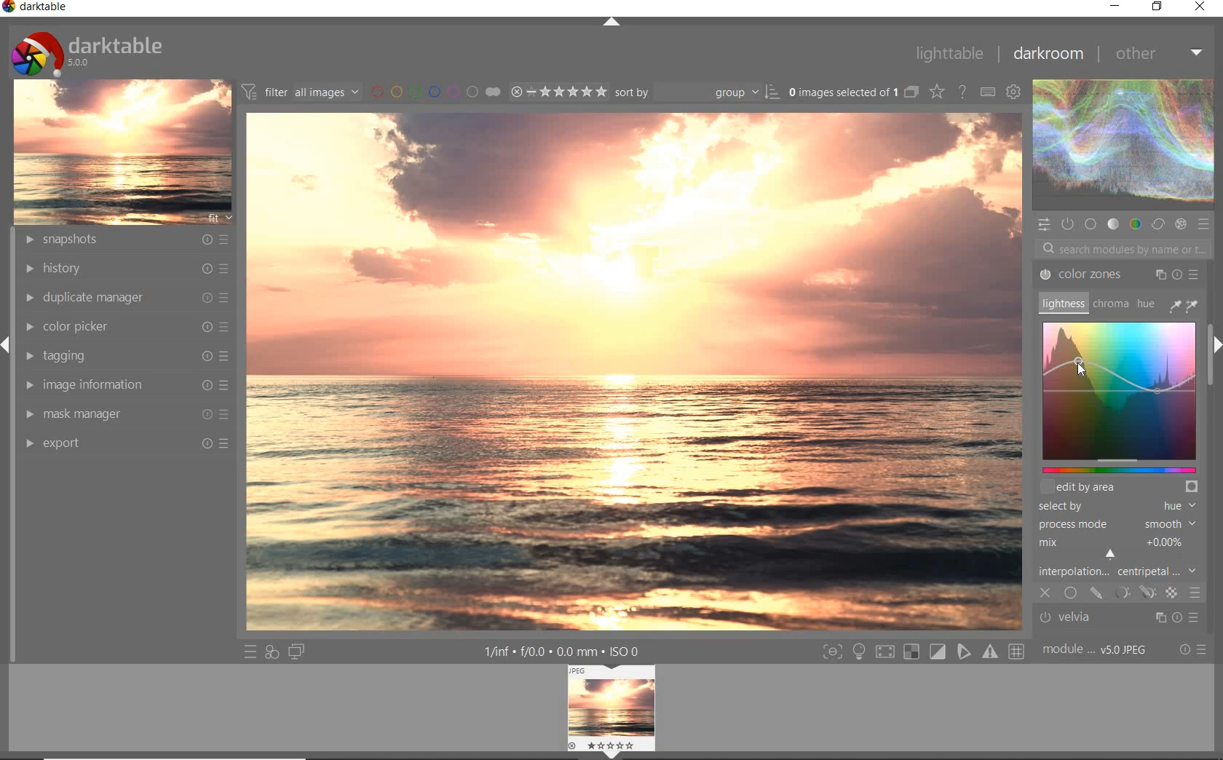 The image size is (1223, 760). Describe the element at coordinates (1147, 306) in the screenshot. I see `HUE` at that location.